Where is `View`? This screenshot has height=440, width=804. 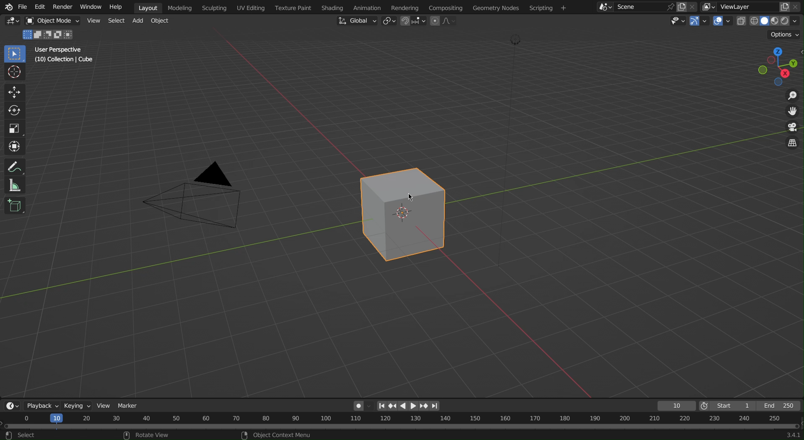 View is located at coordinates (94, 21).